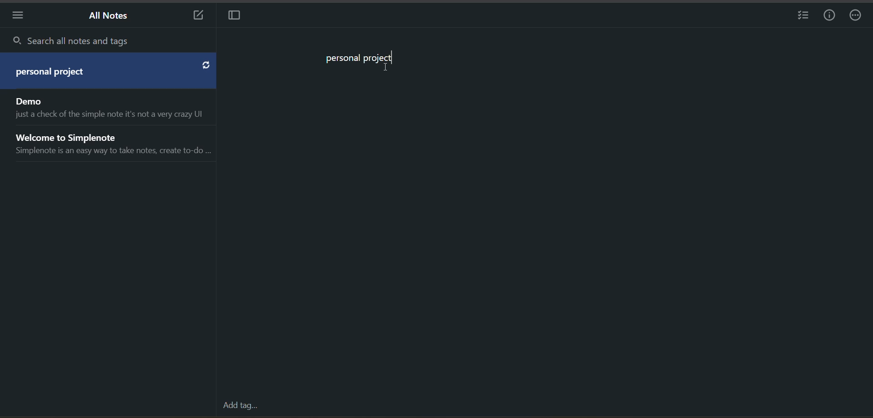  Describe the element at coordinates (206, 66) in the screenshot. I see `sync button` at that location.